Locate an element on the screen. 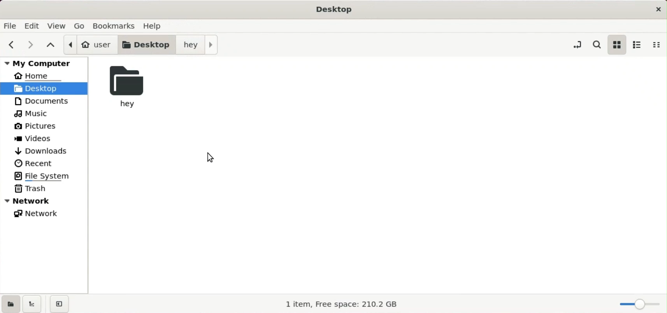  previous is located at coordinates (12, 44).